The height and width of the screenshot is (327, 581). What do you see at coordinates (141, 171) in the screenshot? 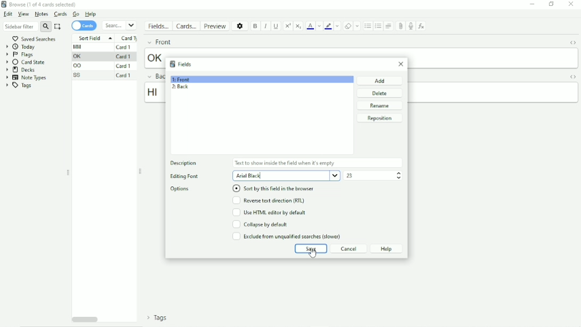
I see `Resize` at bounding box center [141, 171].